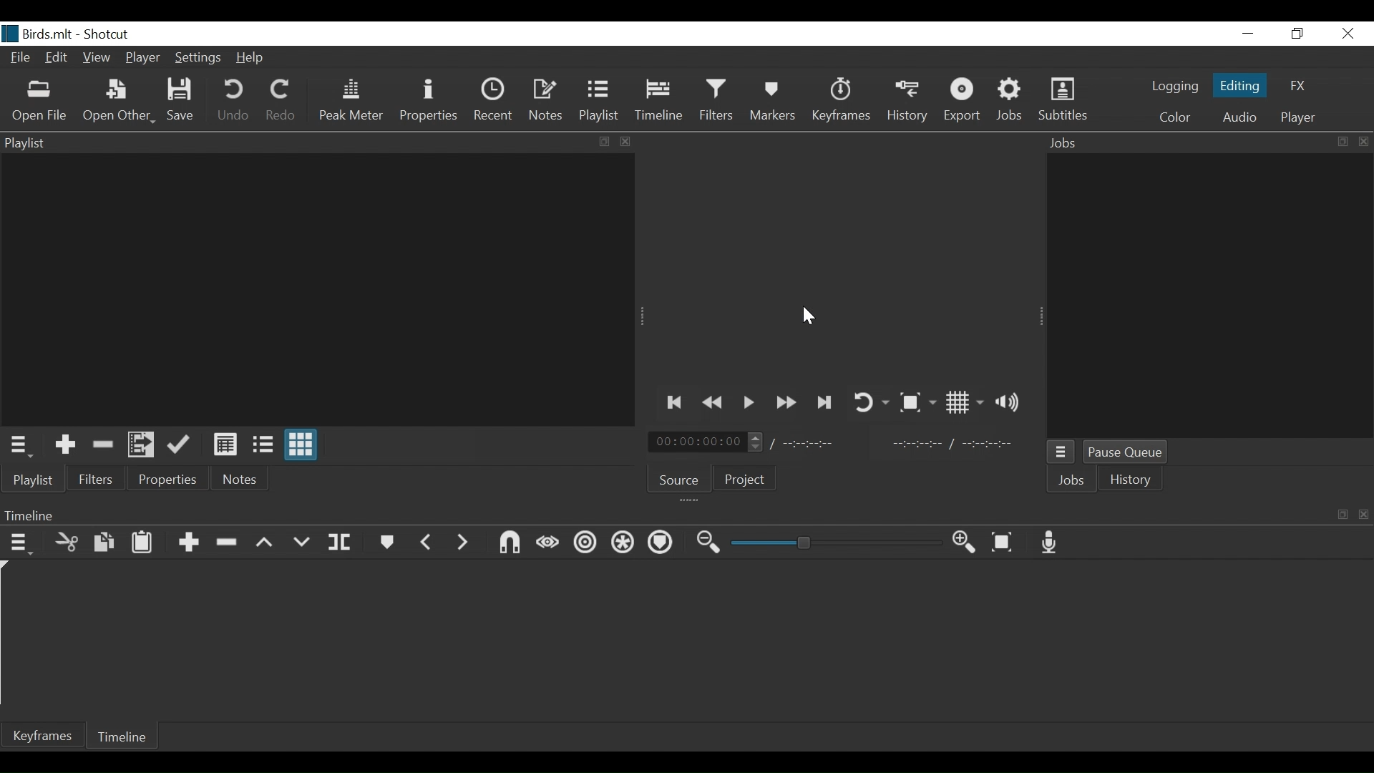 The image size is (1374, 773). I want to click on FX, so click(1299, 87).